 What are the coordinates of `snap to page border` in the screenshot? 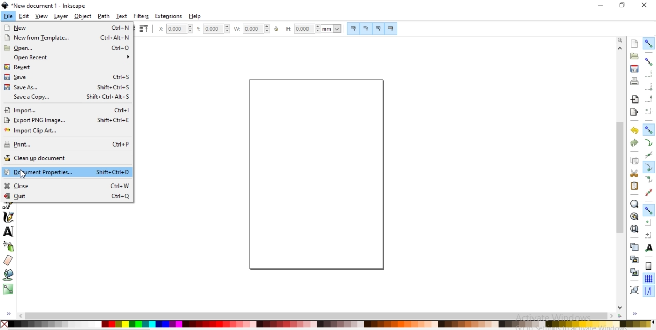 It's located at (649, 266).